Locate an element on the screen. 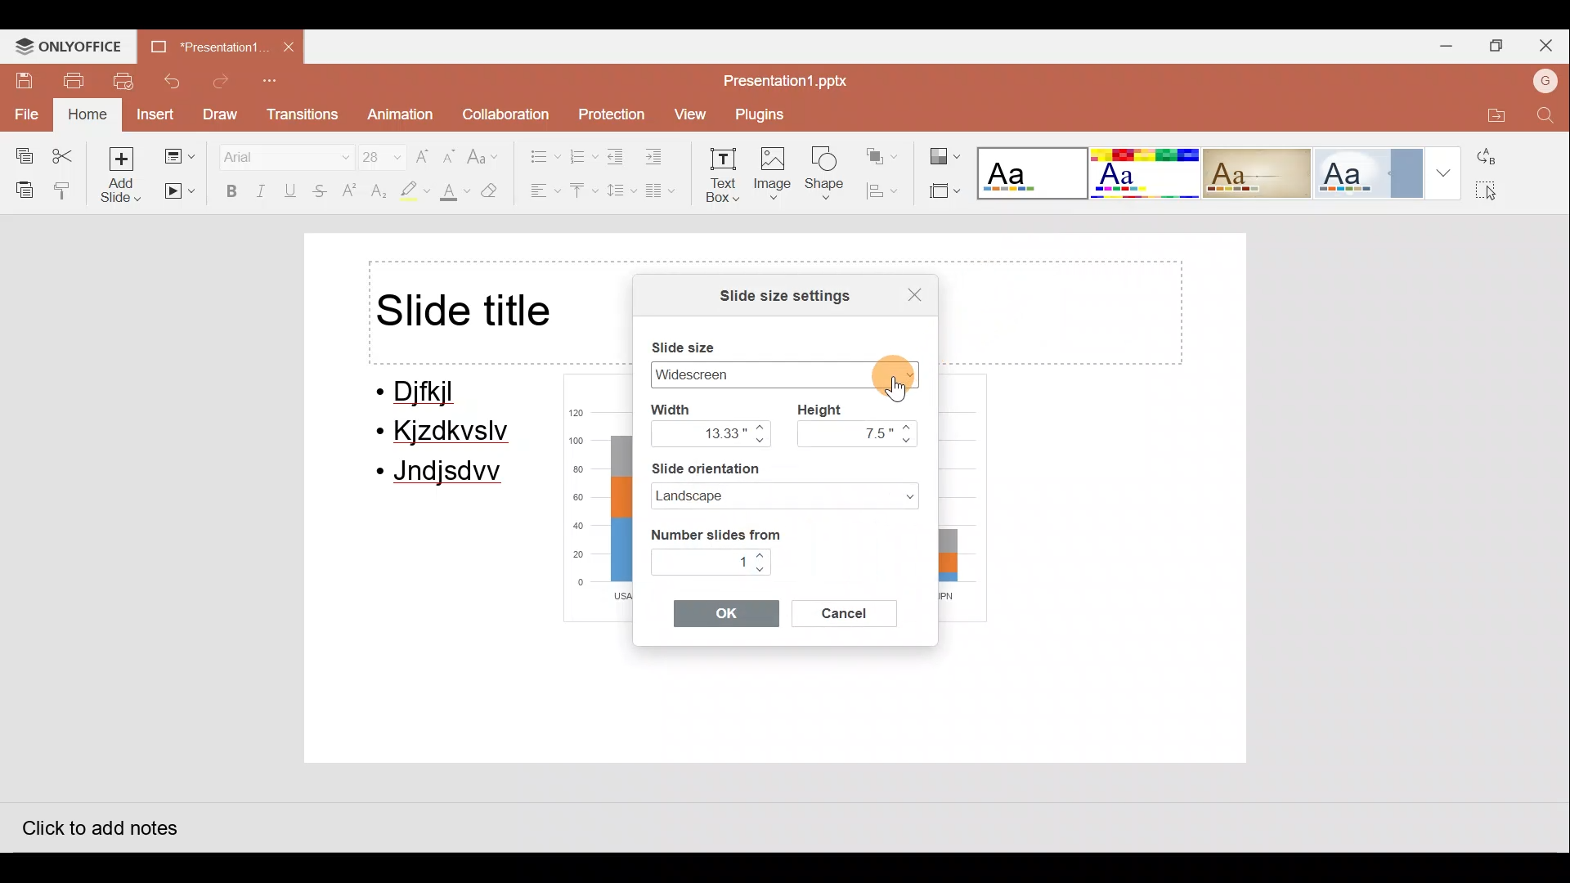 This screenshot has height=883, width=1570. Fill color is located at coordinates (452, 195).